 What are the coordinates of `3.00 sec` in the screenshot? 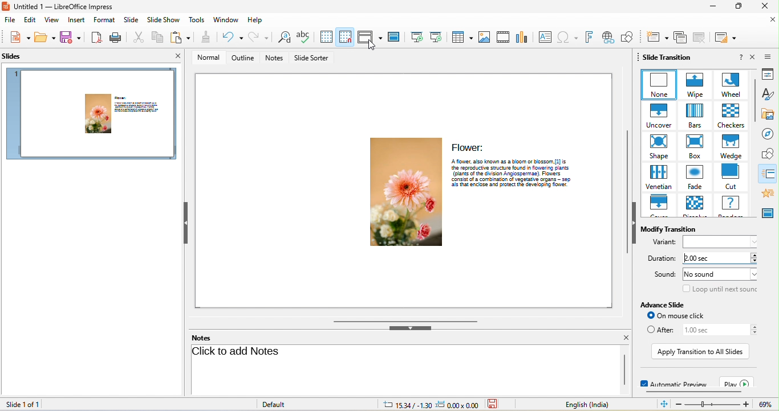 It's located at (713, 259).